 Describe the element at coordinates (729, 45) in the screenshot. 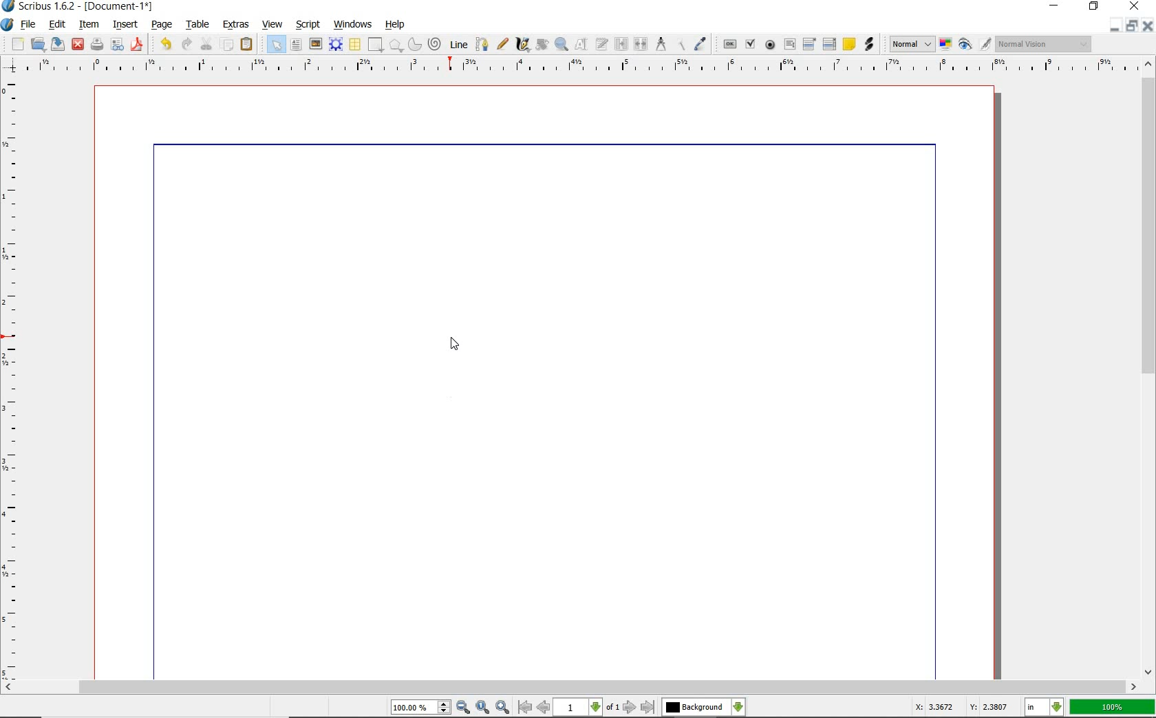

I see `pdf push button` at that location.